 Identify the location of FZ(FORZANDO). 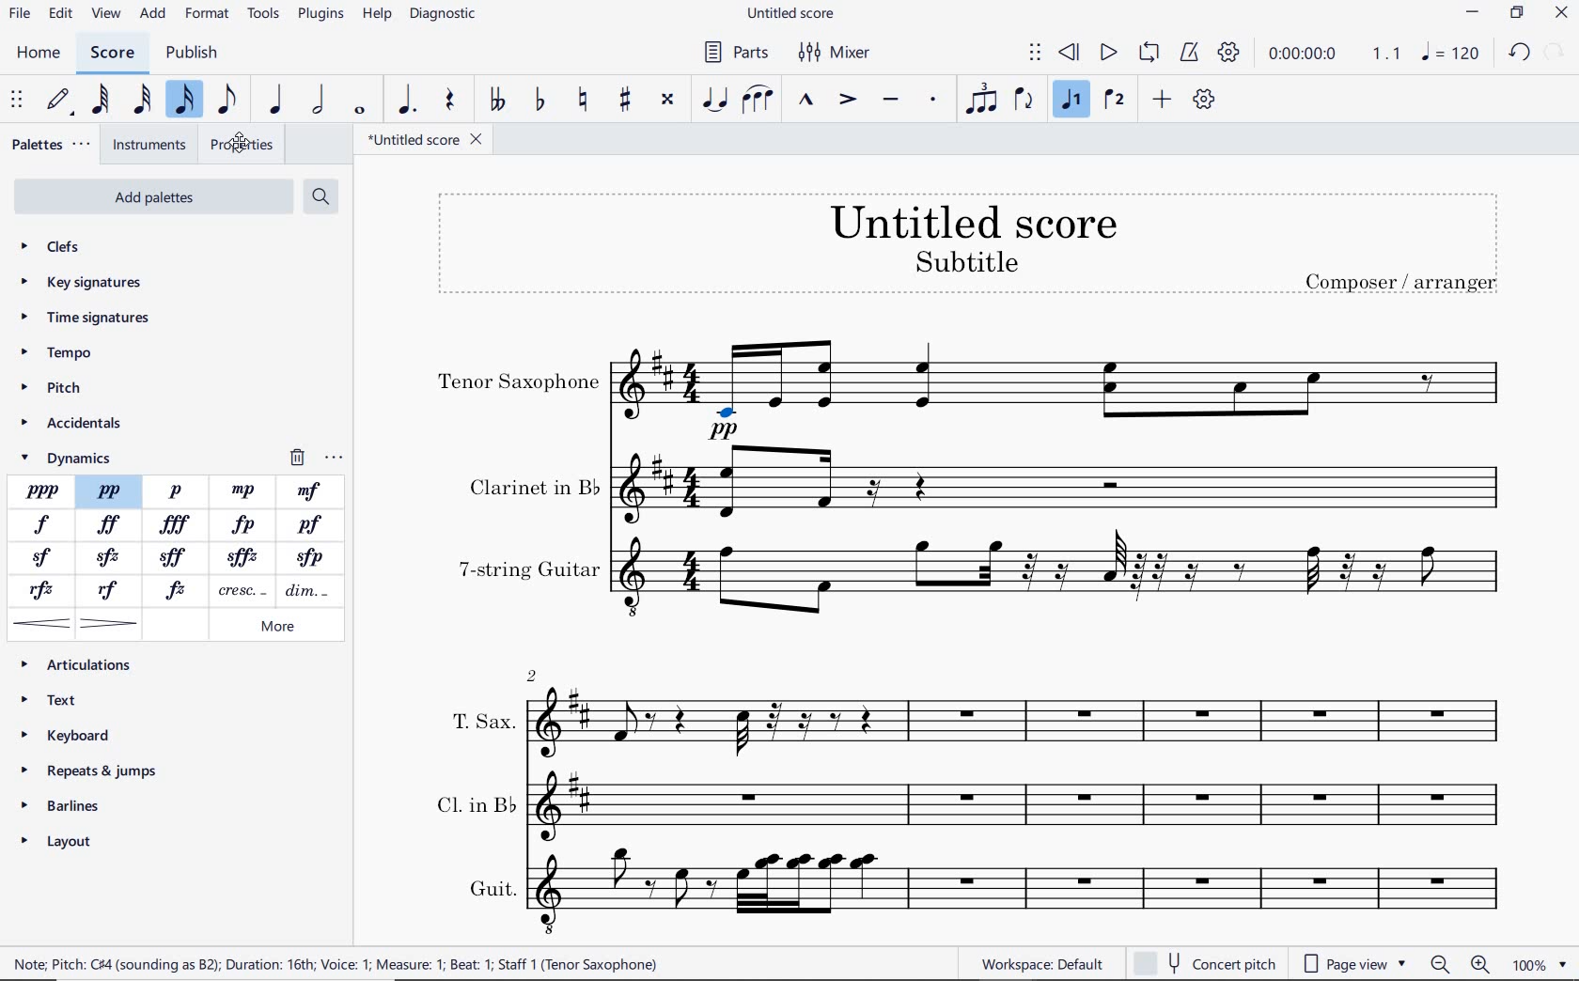
(178, 589).